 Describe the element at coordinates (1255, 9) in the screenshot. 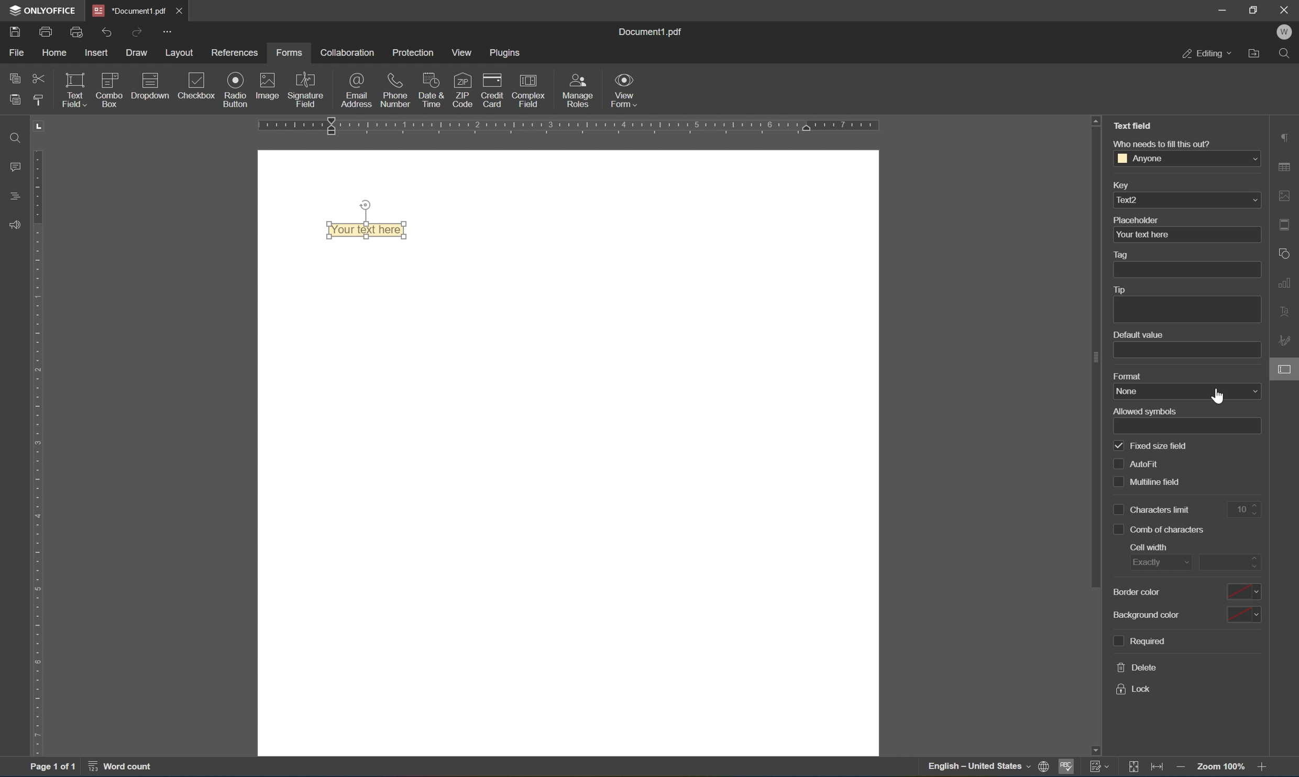

I see `restore down` at that location.